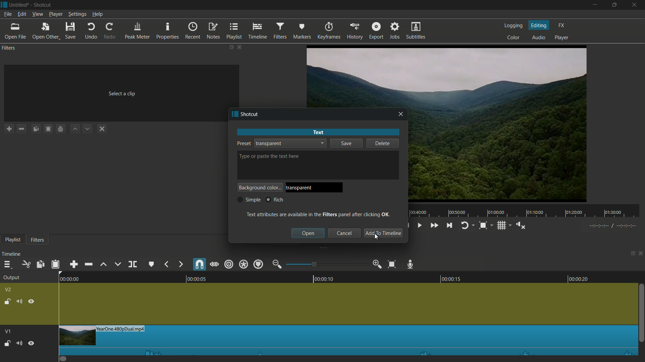  I want to click on add a filter, so click(9, 129).